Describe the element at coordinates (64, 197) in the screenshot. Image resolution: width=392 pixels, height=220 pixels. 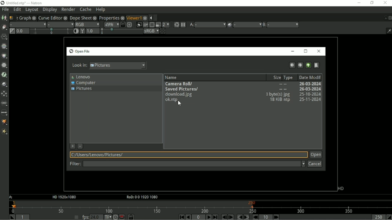
I see `HD` at that location.